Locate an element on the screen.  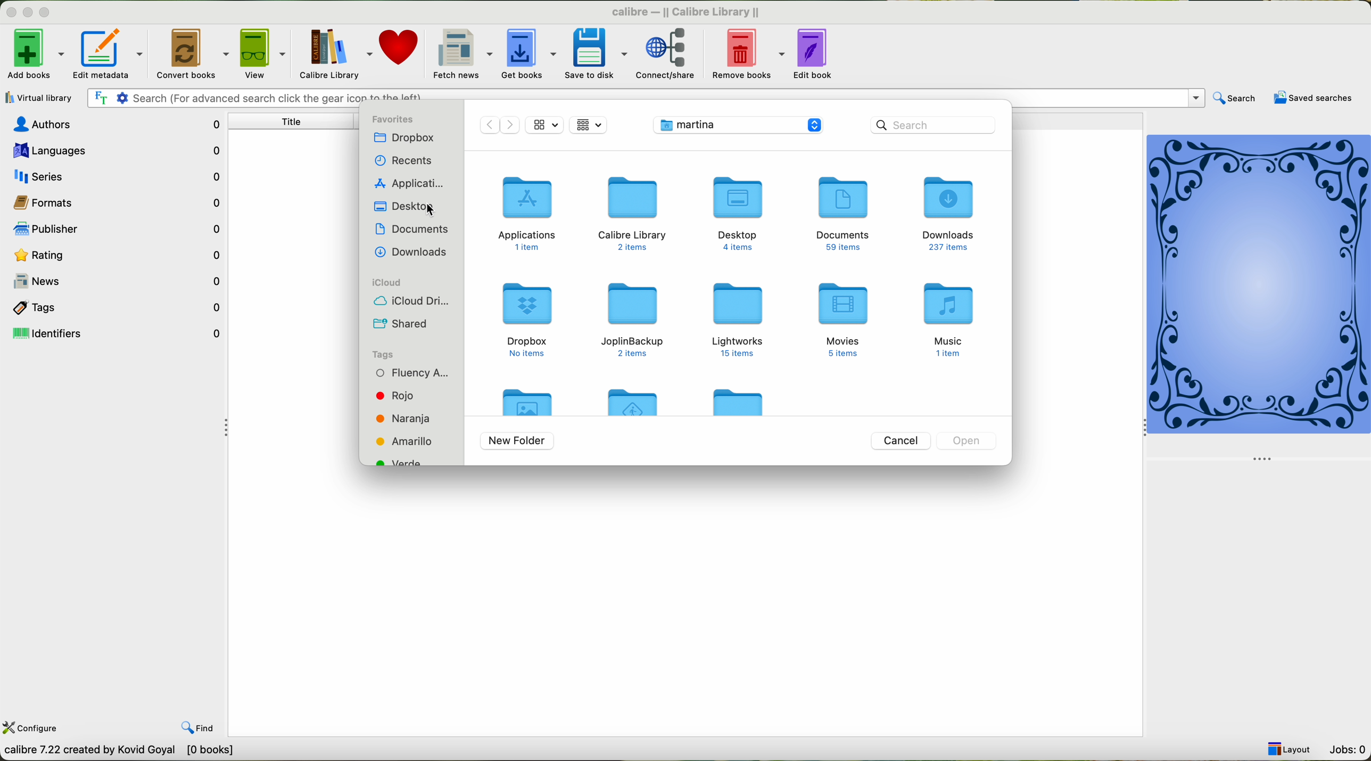
Callibre 7.22 Created by Kavid Goyal [o books] is located at coordinates (129, 752).